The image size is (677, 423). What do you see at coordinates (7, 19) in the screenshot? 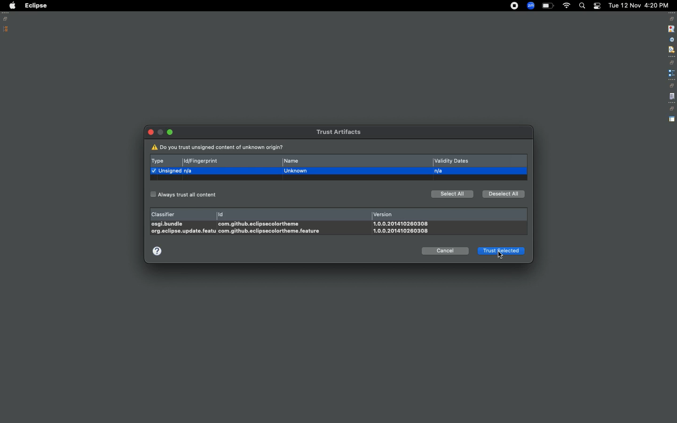
I see `Restore` at bounding box center [7, 19].